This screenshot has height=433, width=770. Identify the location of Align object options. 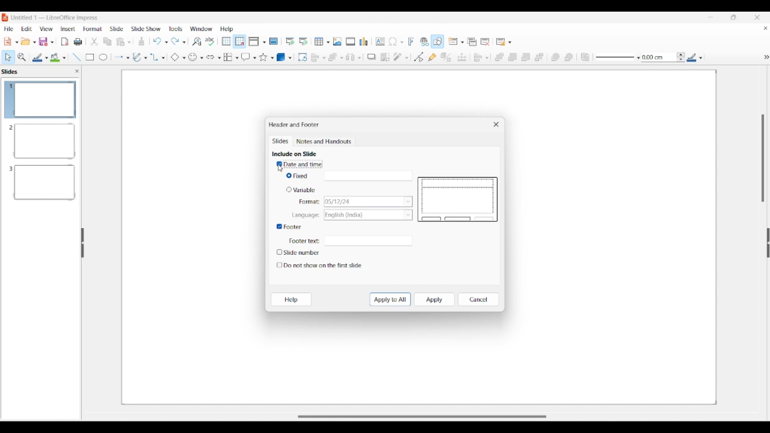
(318, 58).